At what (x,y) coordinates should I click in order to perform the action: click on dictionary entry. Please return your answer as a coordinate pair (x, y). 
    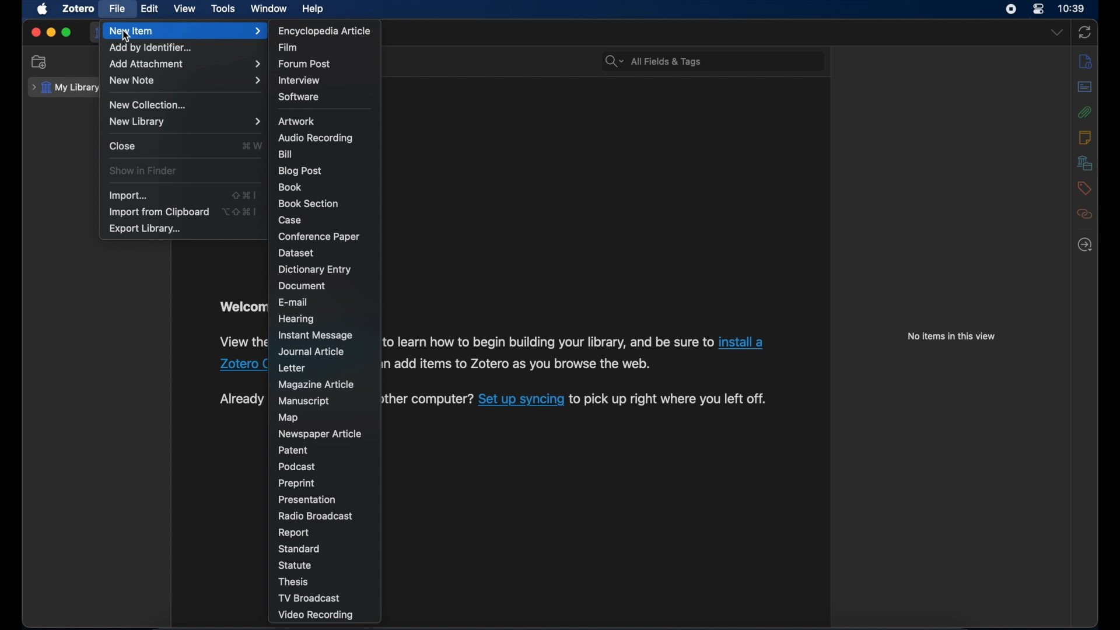
    Looking at the image, I should click on (315, 269).